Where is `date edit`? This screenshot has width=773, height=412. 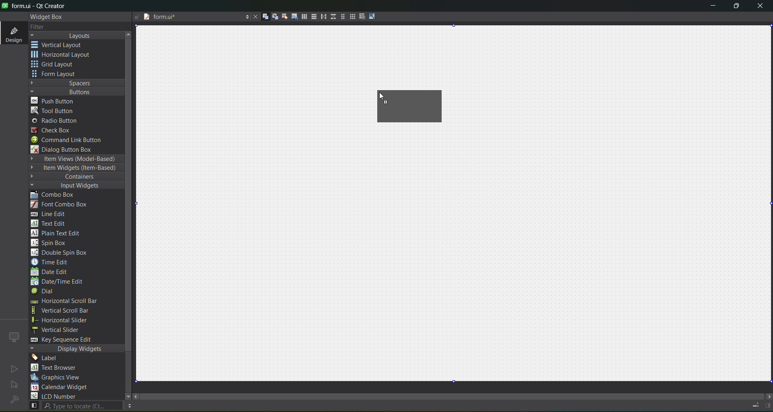
date edit is located at coordinates (51, 272).